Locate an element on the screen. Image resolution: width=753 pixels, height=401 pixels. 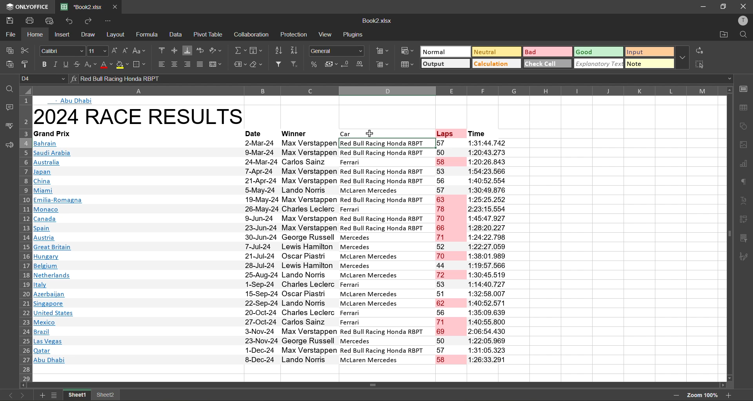
text is located at coordinates (744, 200).